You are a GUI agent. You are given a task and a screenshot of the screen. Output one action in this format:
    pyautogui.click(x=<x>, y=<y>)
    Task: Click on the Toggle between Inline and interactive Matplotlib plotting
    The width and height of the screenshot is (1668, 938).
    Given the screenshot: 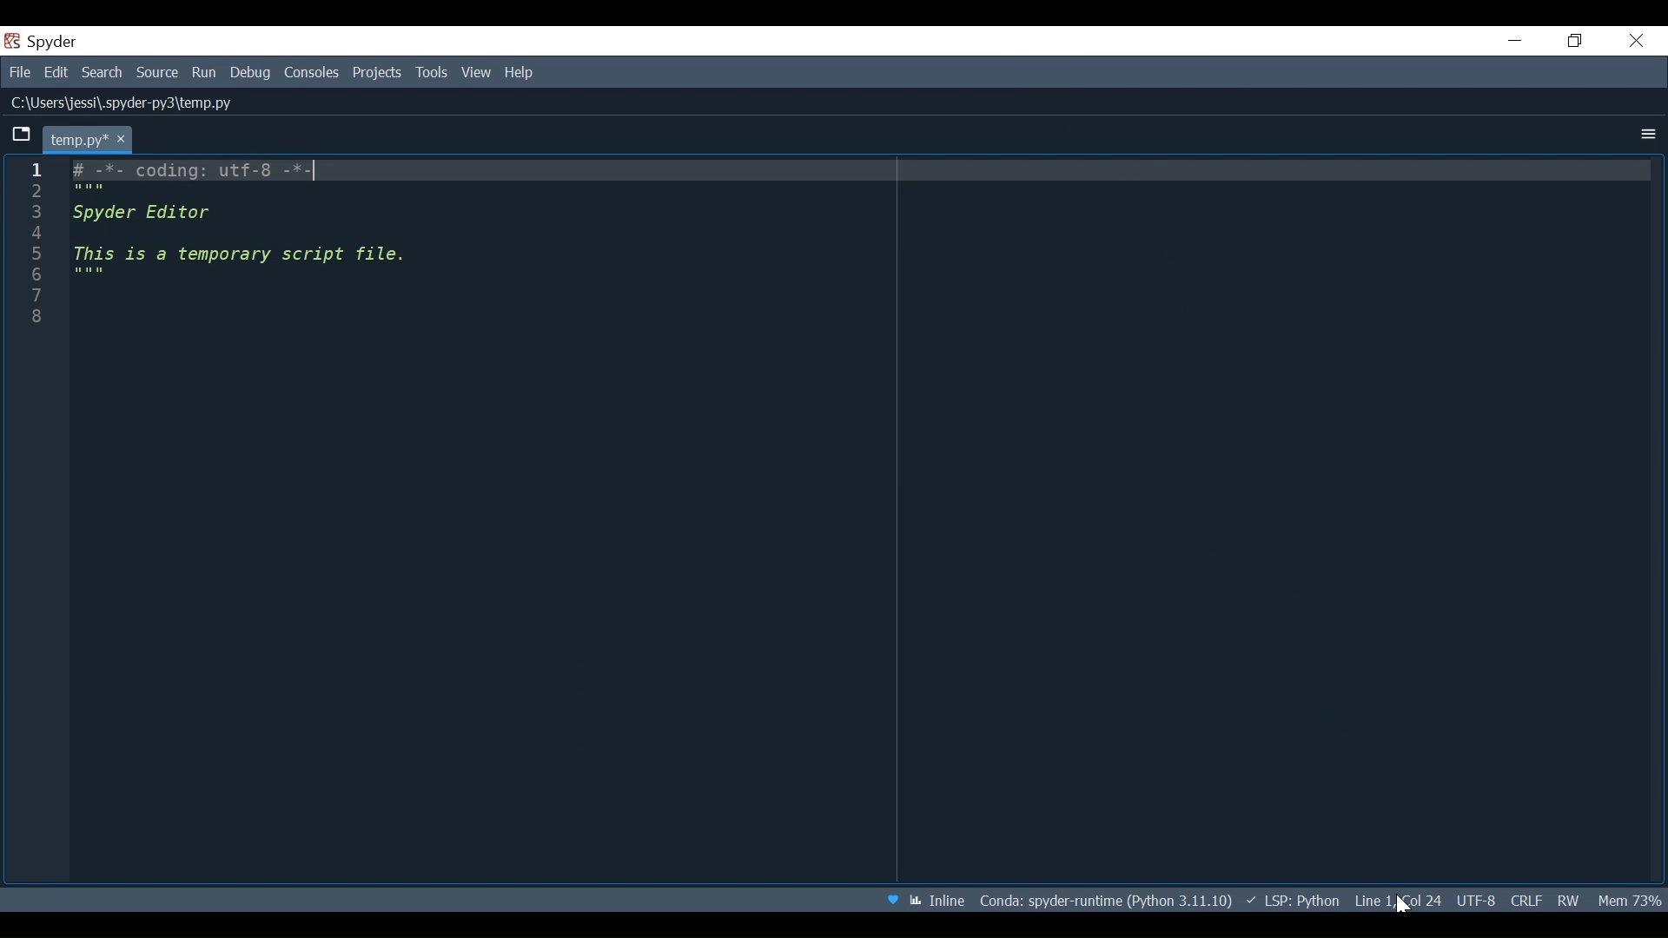 What is the action you would take?
    pyautogui.click(x=940, y=898)
    